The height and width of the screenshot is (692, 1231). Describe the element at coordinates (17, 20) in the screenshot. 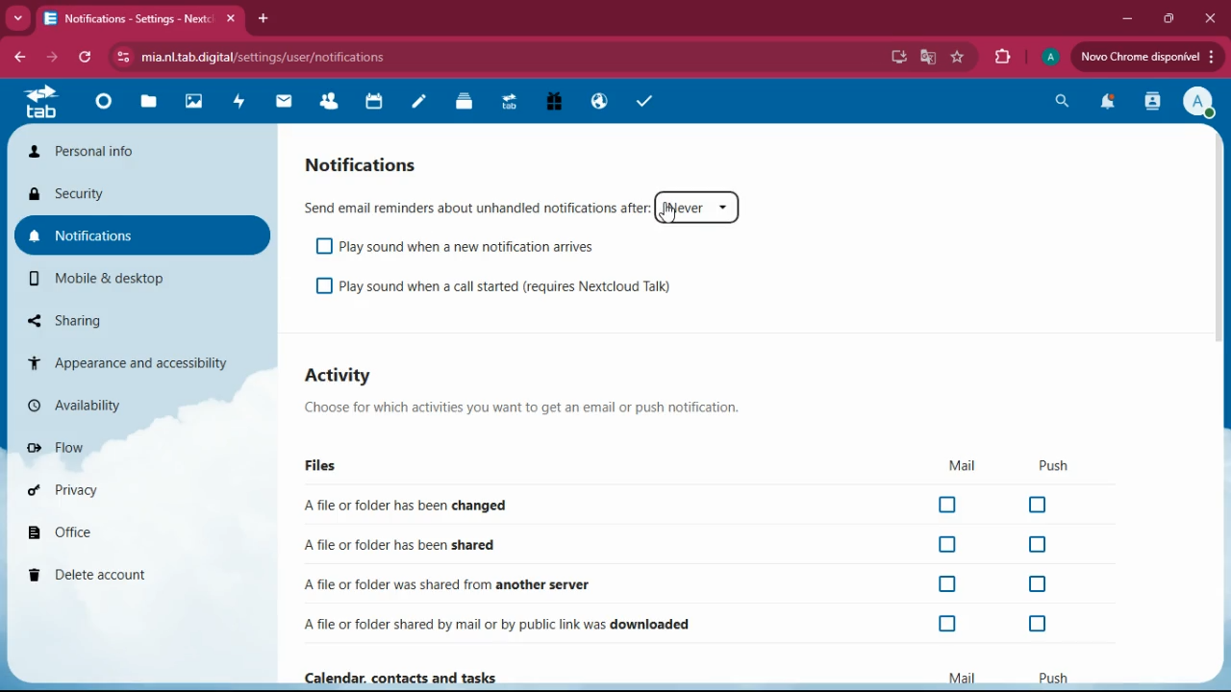

I see `more` at that location.